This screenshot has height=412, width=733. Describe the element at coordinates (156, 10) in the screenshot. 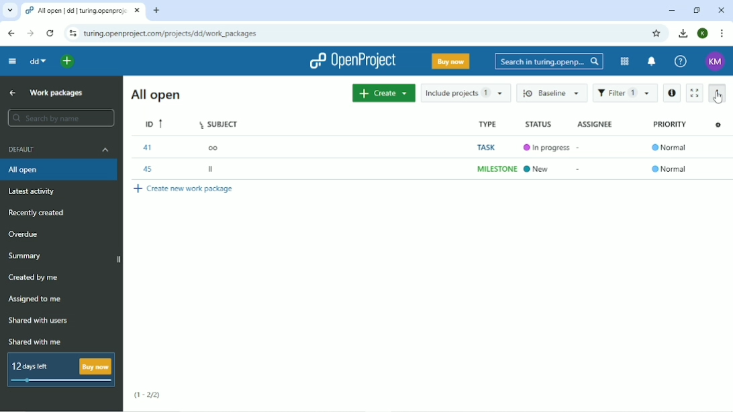

I see `New tab` at that location.